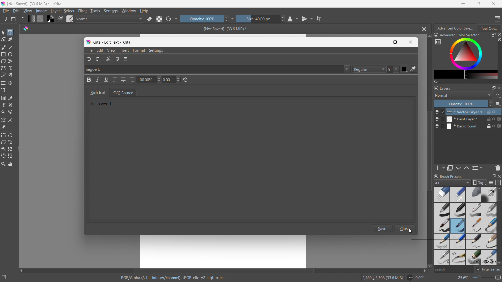 Image resolution: width=502 pixels, height=282 pixels. Describe the element at coordinates (132, 79) in the screenshot. I see `Right align` at that location.